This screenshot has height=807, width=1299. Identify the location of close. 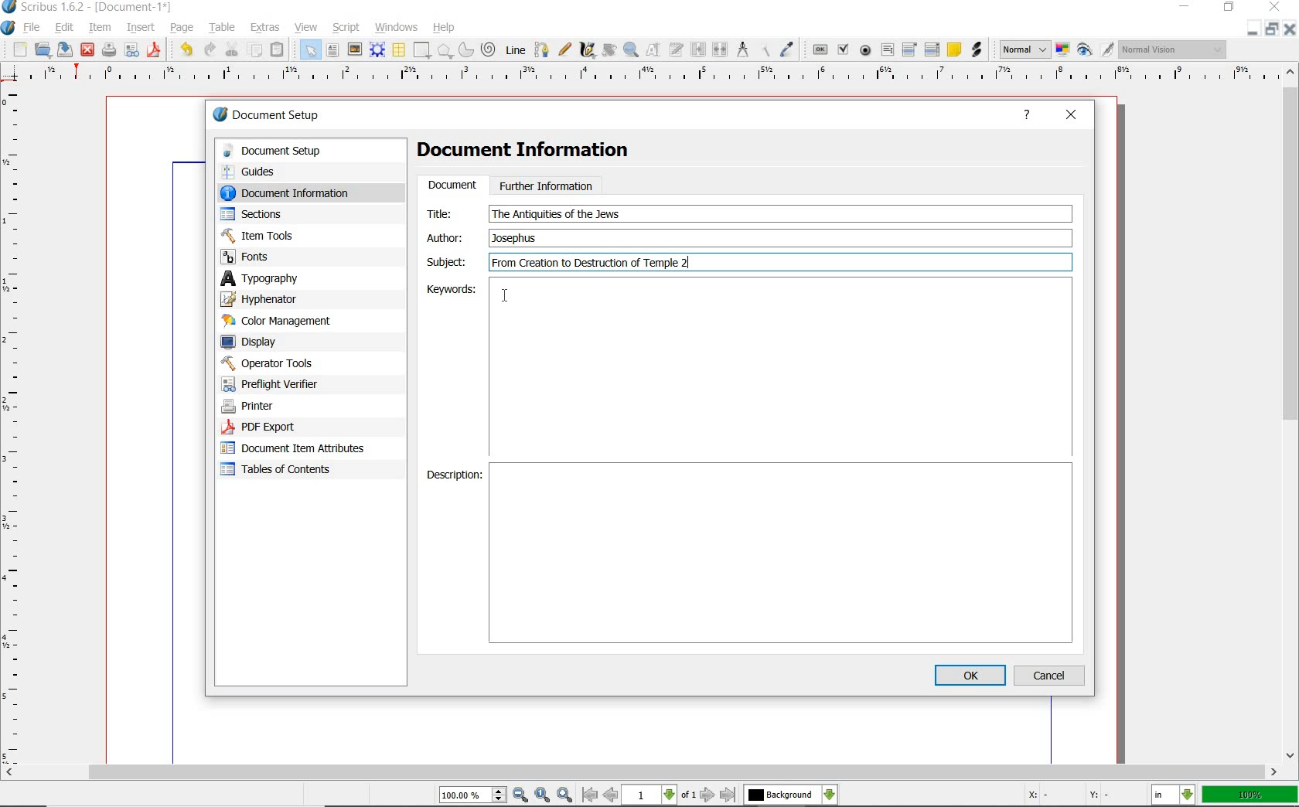
(88, 51).